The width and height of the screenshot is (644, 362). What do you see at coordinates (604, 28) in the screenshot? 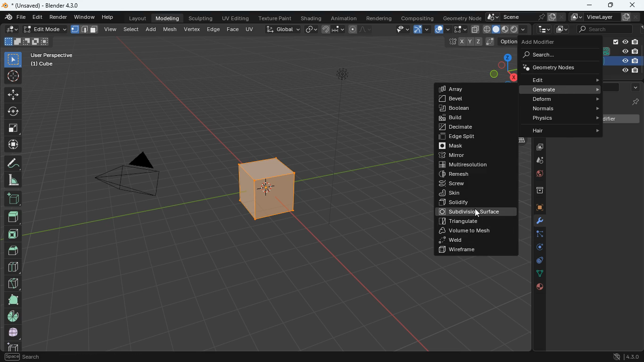
I see `scene` at bounding box center [604, 28].